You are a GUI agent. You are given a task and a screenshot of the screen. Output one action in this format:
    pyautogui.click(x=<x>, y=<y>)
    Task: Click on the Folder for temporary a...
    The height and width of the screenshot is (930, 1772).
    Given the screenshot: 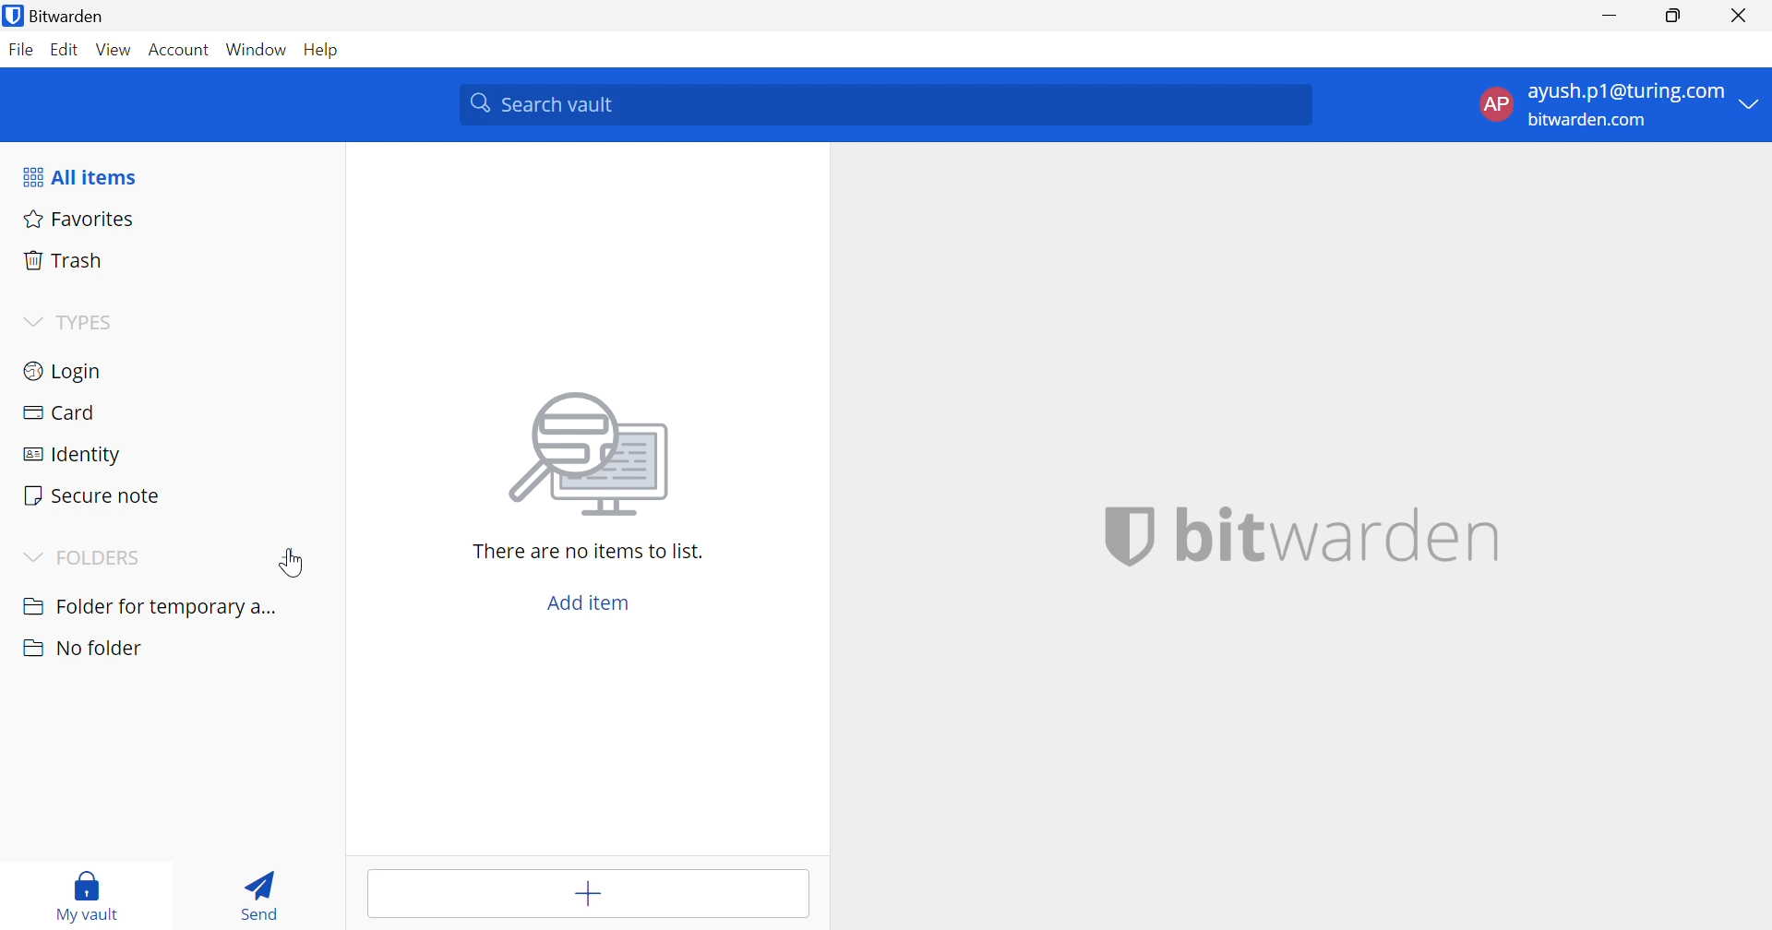 What is the action you would take?
    pyautogui.click(x=149, y=609)
    